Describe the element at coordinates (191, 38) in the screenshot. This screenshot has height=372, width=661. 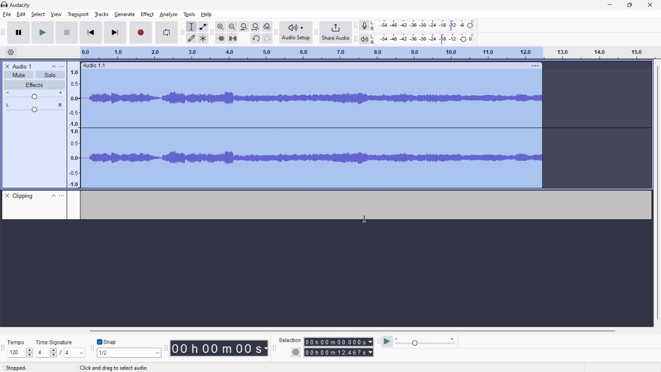
I see `draw tool` at that location.